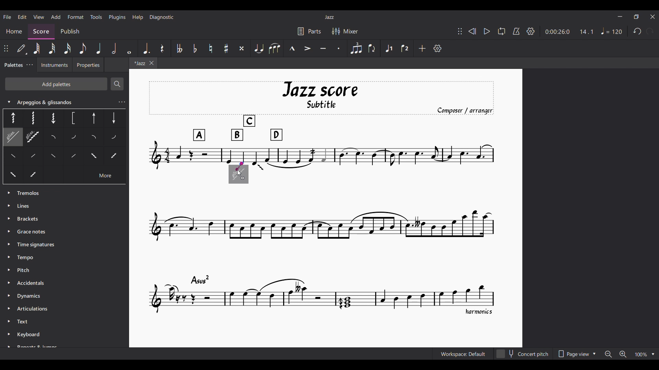 The height and width of the screenshot is (370, 659). What do you see at coordinates (138, 17) in the screenshot?
I see `Help menu` at bounding box center [138, 17].